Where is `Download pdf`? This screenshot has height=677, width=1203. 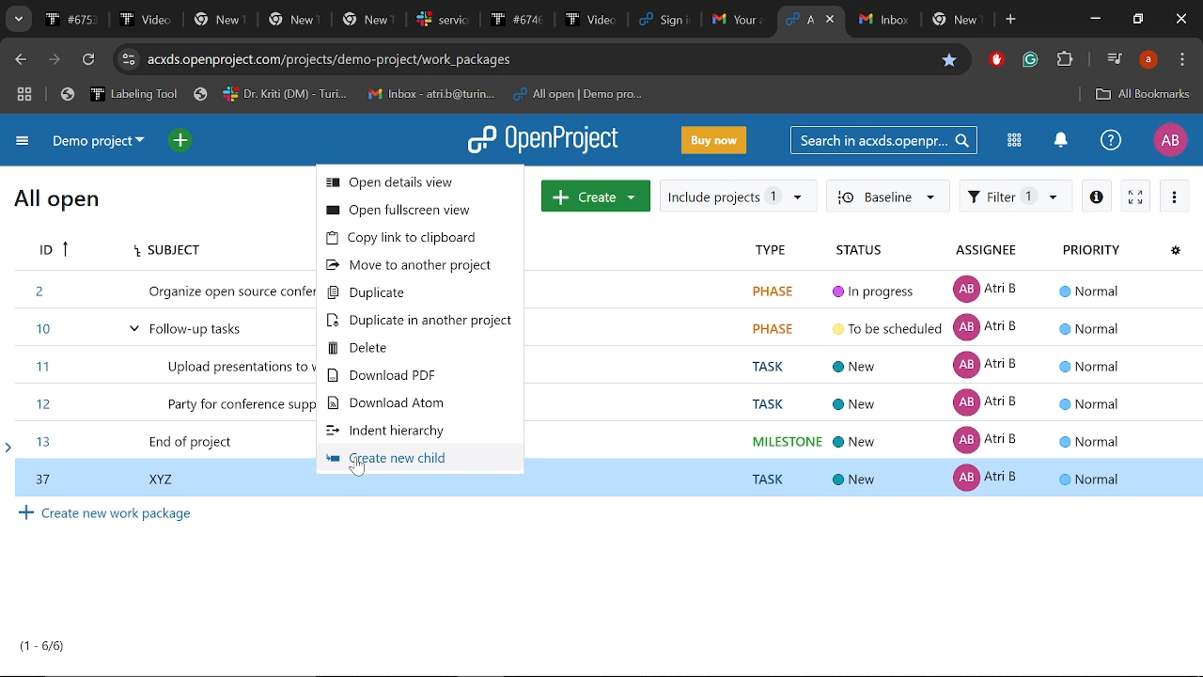
Download pdf is located at coordinates (416, 376).